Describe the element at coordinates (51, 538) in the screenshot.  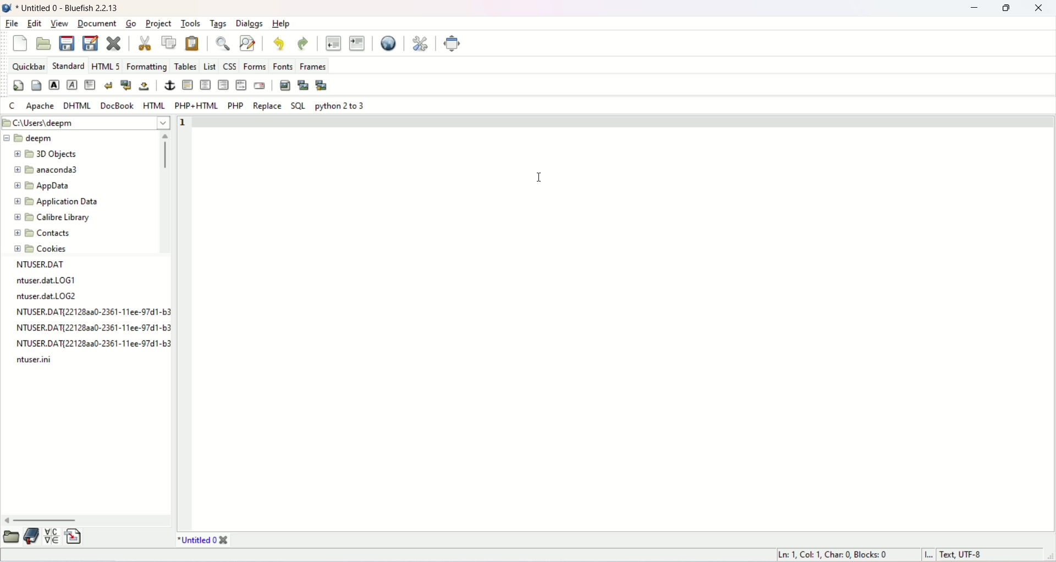
I see `insert special character` at that location.